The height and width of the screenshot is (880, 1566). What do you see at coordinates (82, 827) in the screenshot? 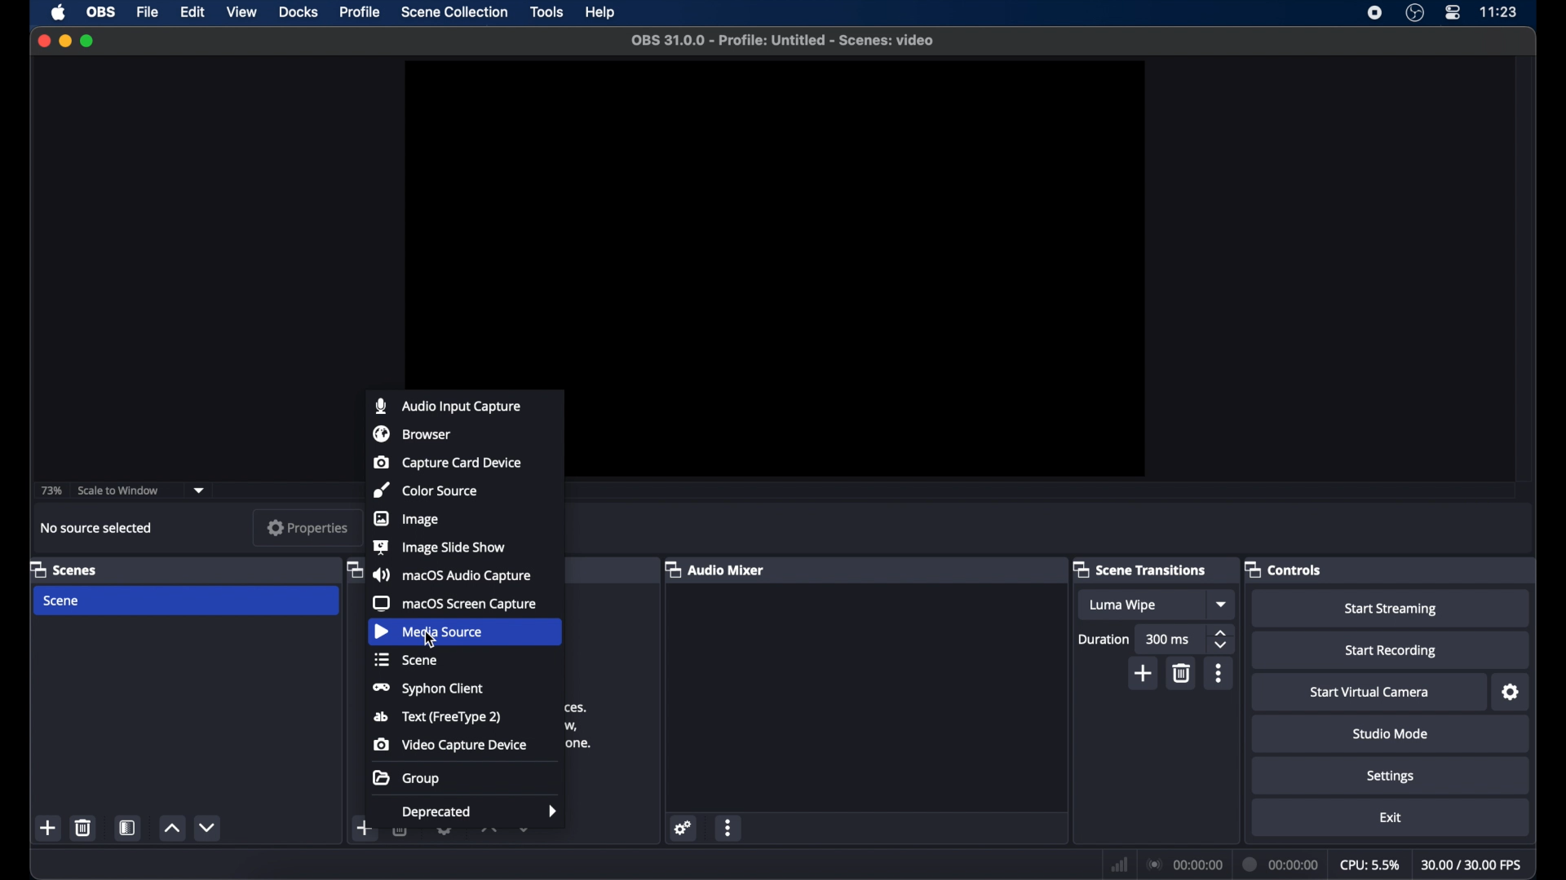
I see `delete` at bounding box center [82, 827].